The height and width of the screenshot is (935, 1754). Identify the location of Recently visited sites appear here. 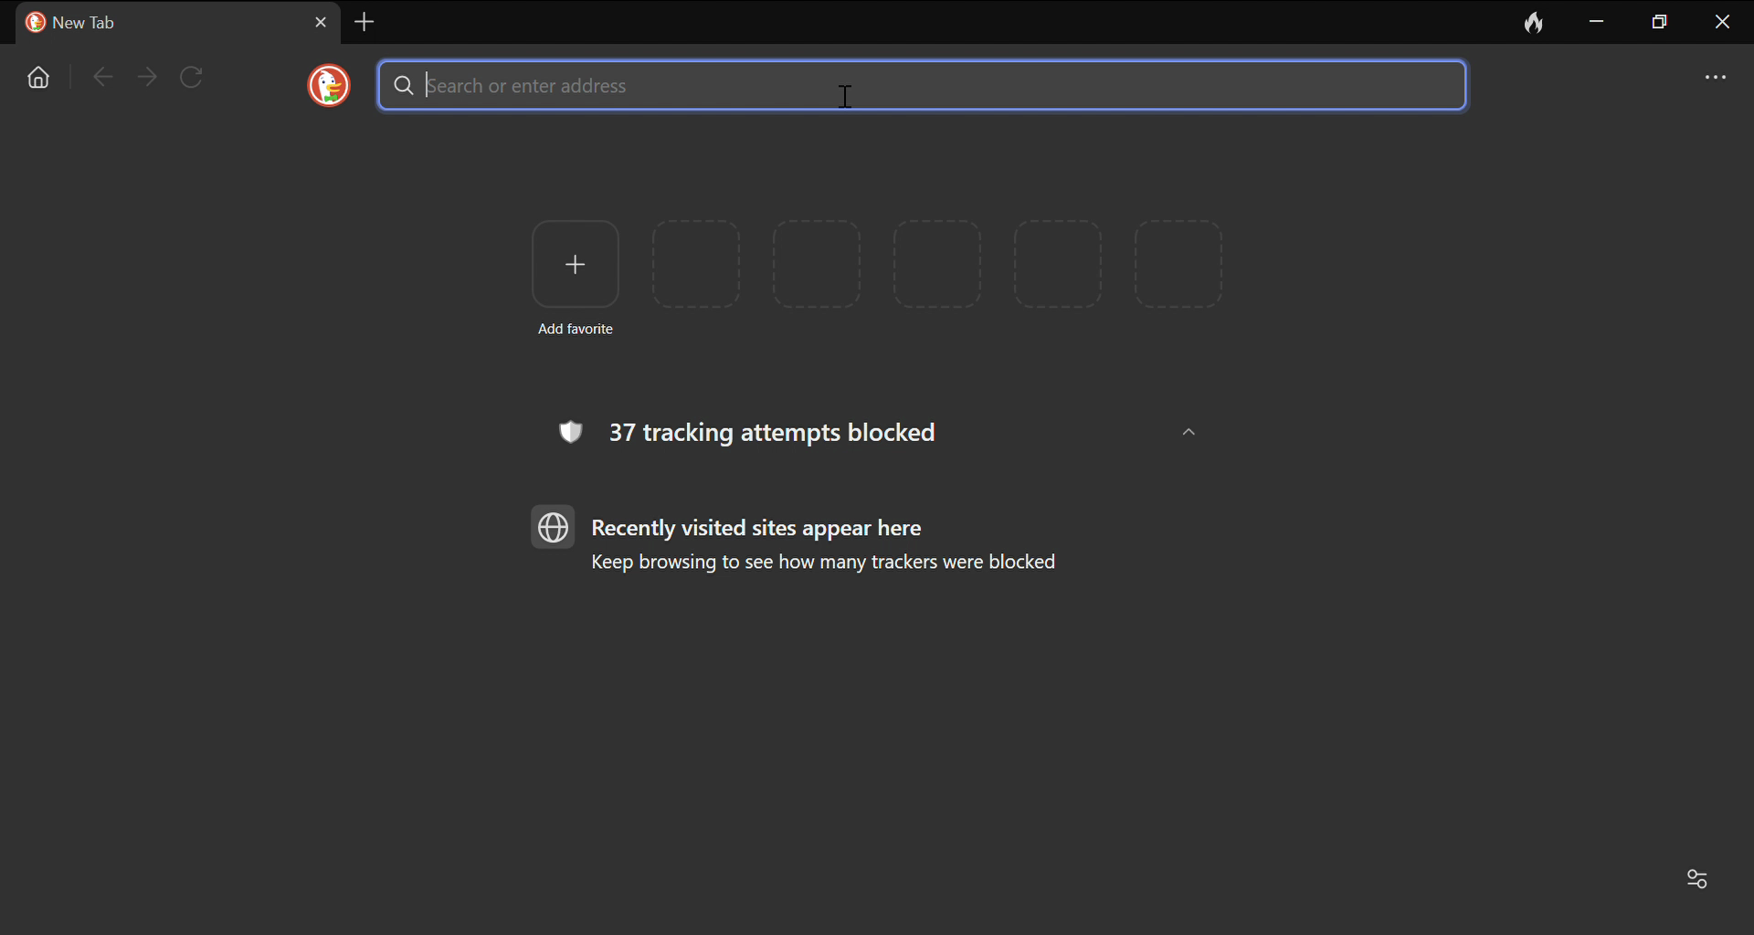
(764, 529).